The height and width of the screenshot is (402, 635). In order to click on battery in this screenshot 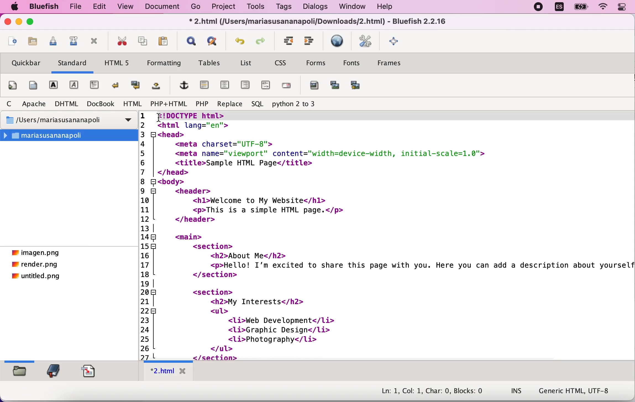, I will do `click(581, 8)`.